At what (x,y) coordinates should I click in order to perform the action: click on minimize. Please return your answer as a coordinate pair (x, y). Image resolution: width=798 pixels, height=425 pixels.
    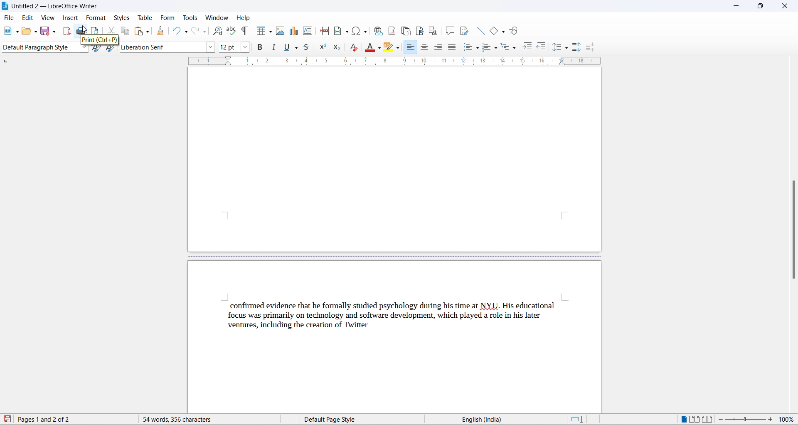
    Looking at the image, I should click on (735, 6).